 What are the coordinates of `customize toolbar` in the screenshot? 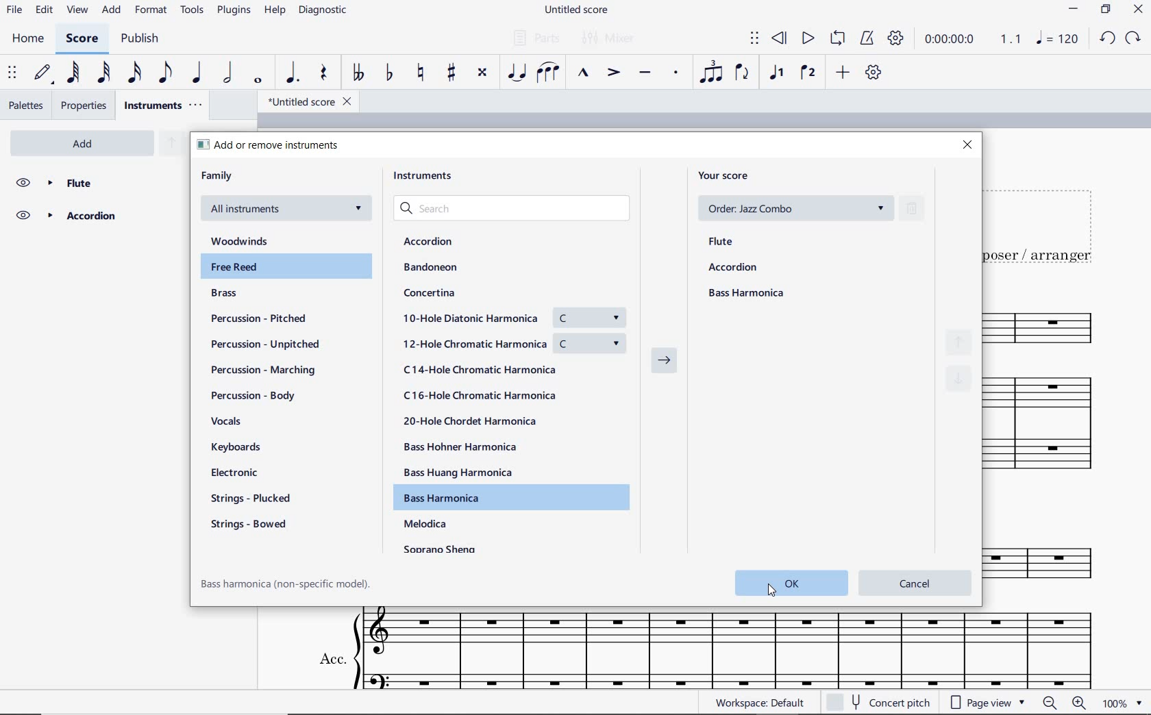 It's located at (875, 73).